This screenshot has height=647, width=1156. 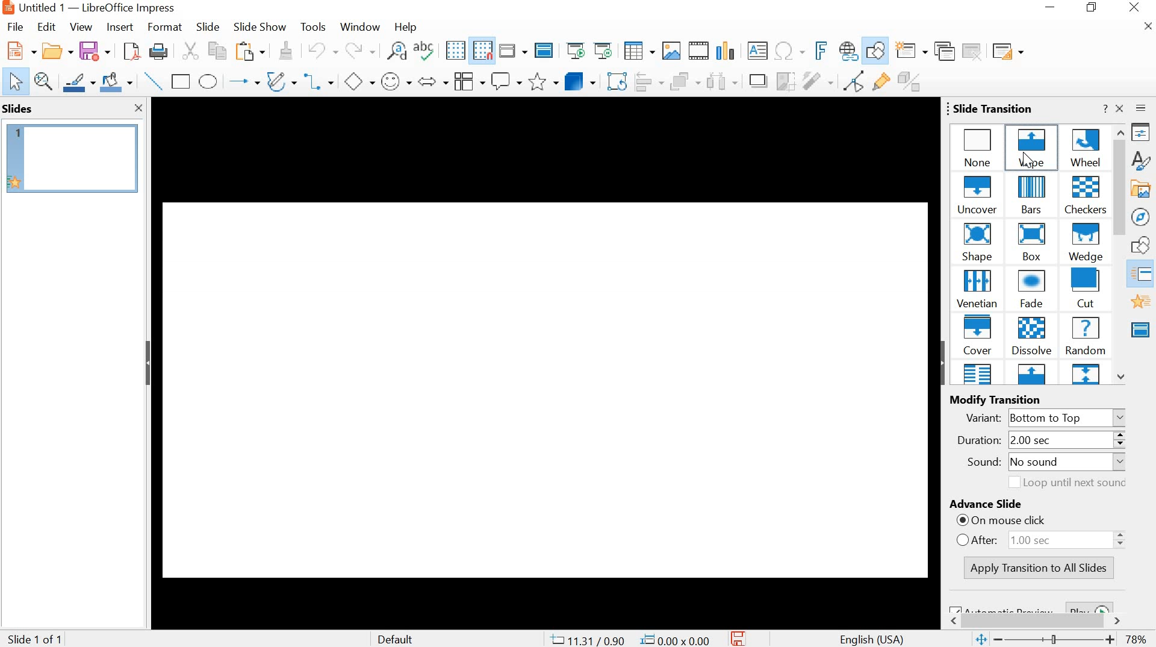 I want to click on Snap to grid, so click(x=481, y=51).